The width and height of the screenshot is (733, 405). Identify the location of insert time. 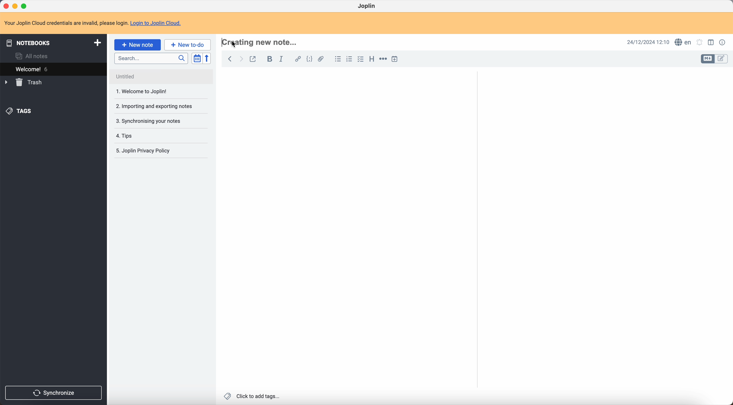
(396, 59).